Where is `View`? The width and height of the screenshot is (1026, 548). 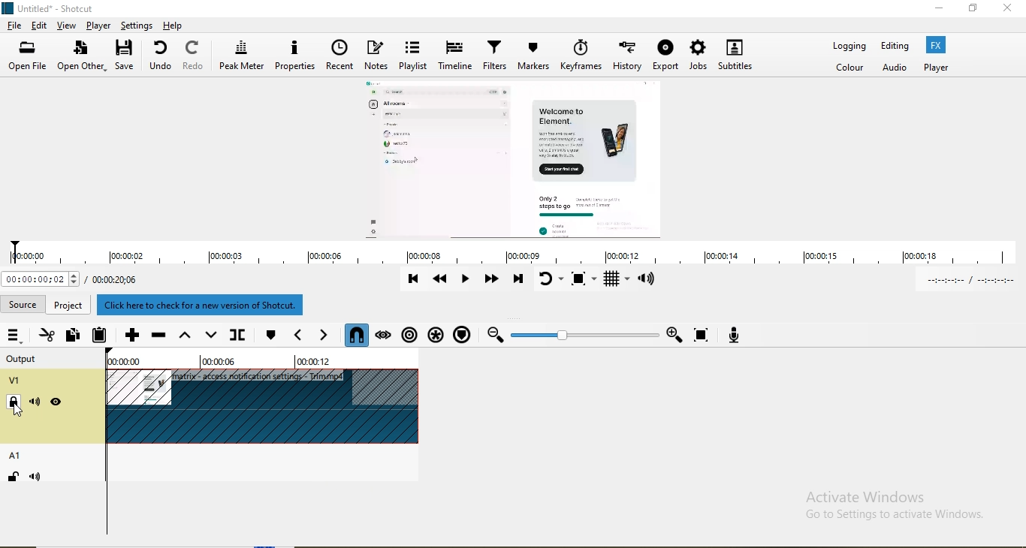
View is located at coordinates (67, 26).